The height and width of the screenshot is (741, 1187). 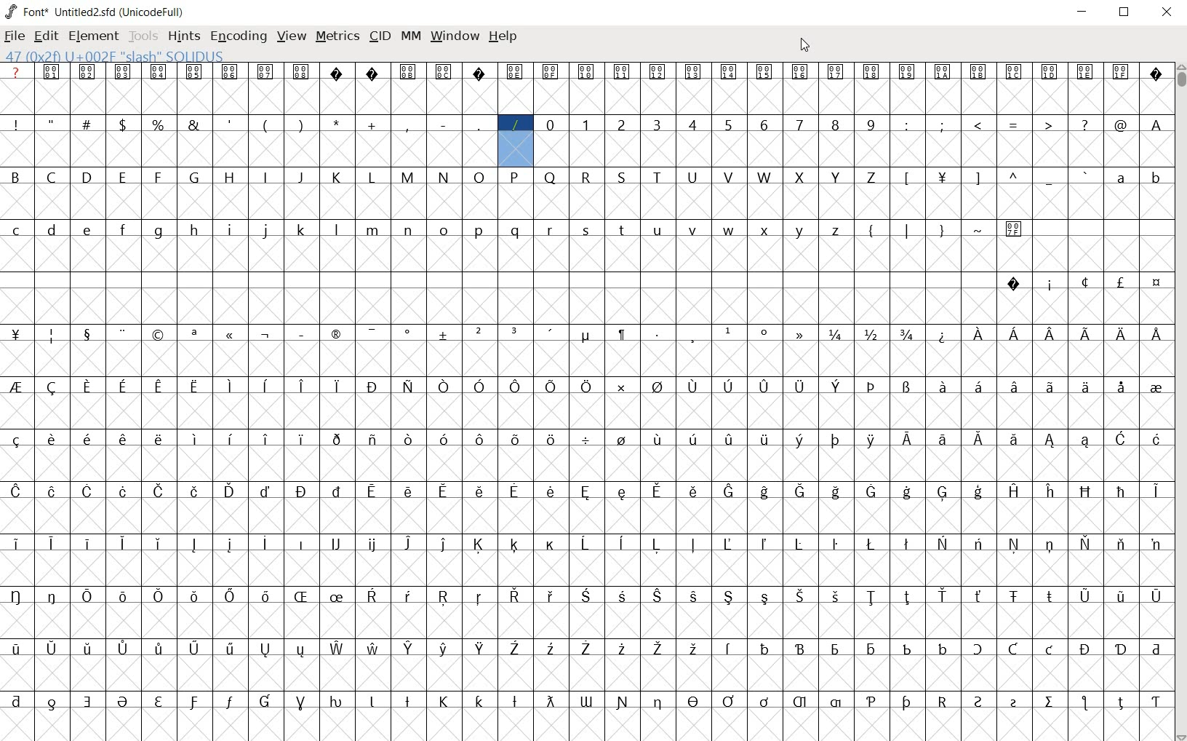 What do you see at coordinates (695, 491) in the screenshot?
I see `glyph` at bounding box center [695, 491].